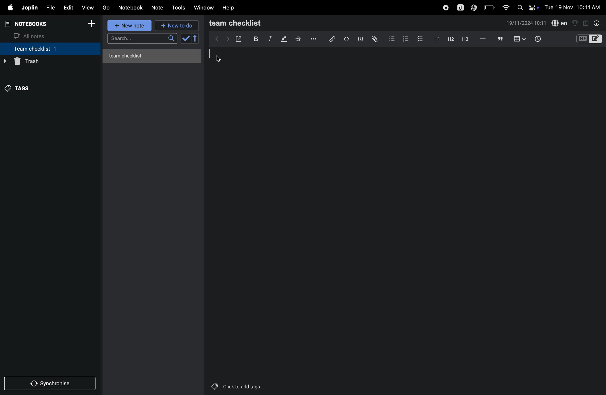 The width and height of the screenshot is (606, 395). Describe the element at coordinates (298, 39) in the screenshot. I see `strike through` at that location.